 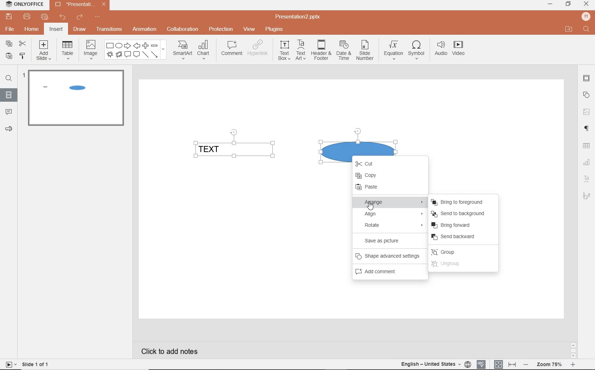 What do you see at coordinates (9, 57) in the screenshot?
I see `paste` at bounding box center [9, 57].